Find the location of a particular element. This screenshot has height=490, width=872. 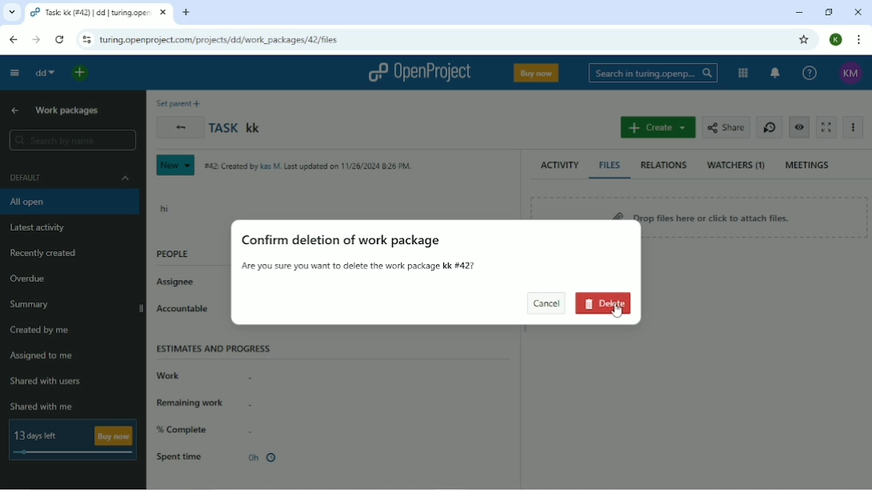

Summary is located at coordinates (30, 305).